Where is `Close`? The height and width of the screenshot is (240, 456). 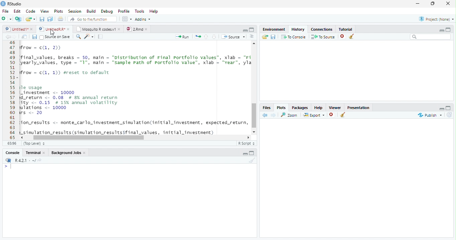
Close is located at coordinates (449, 4).